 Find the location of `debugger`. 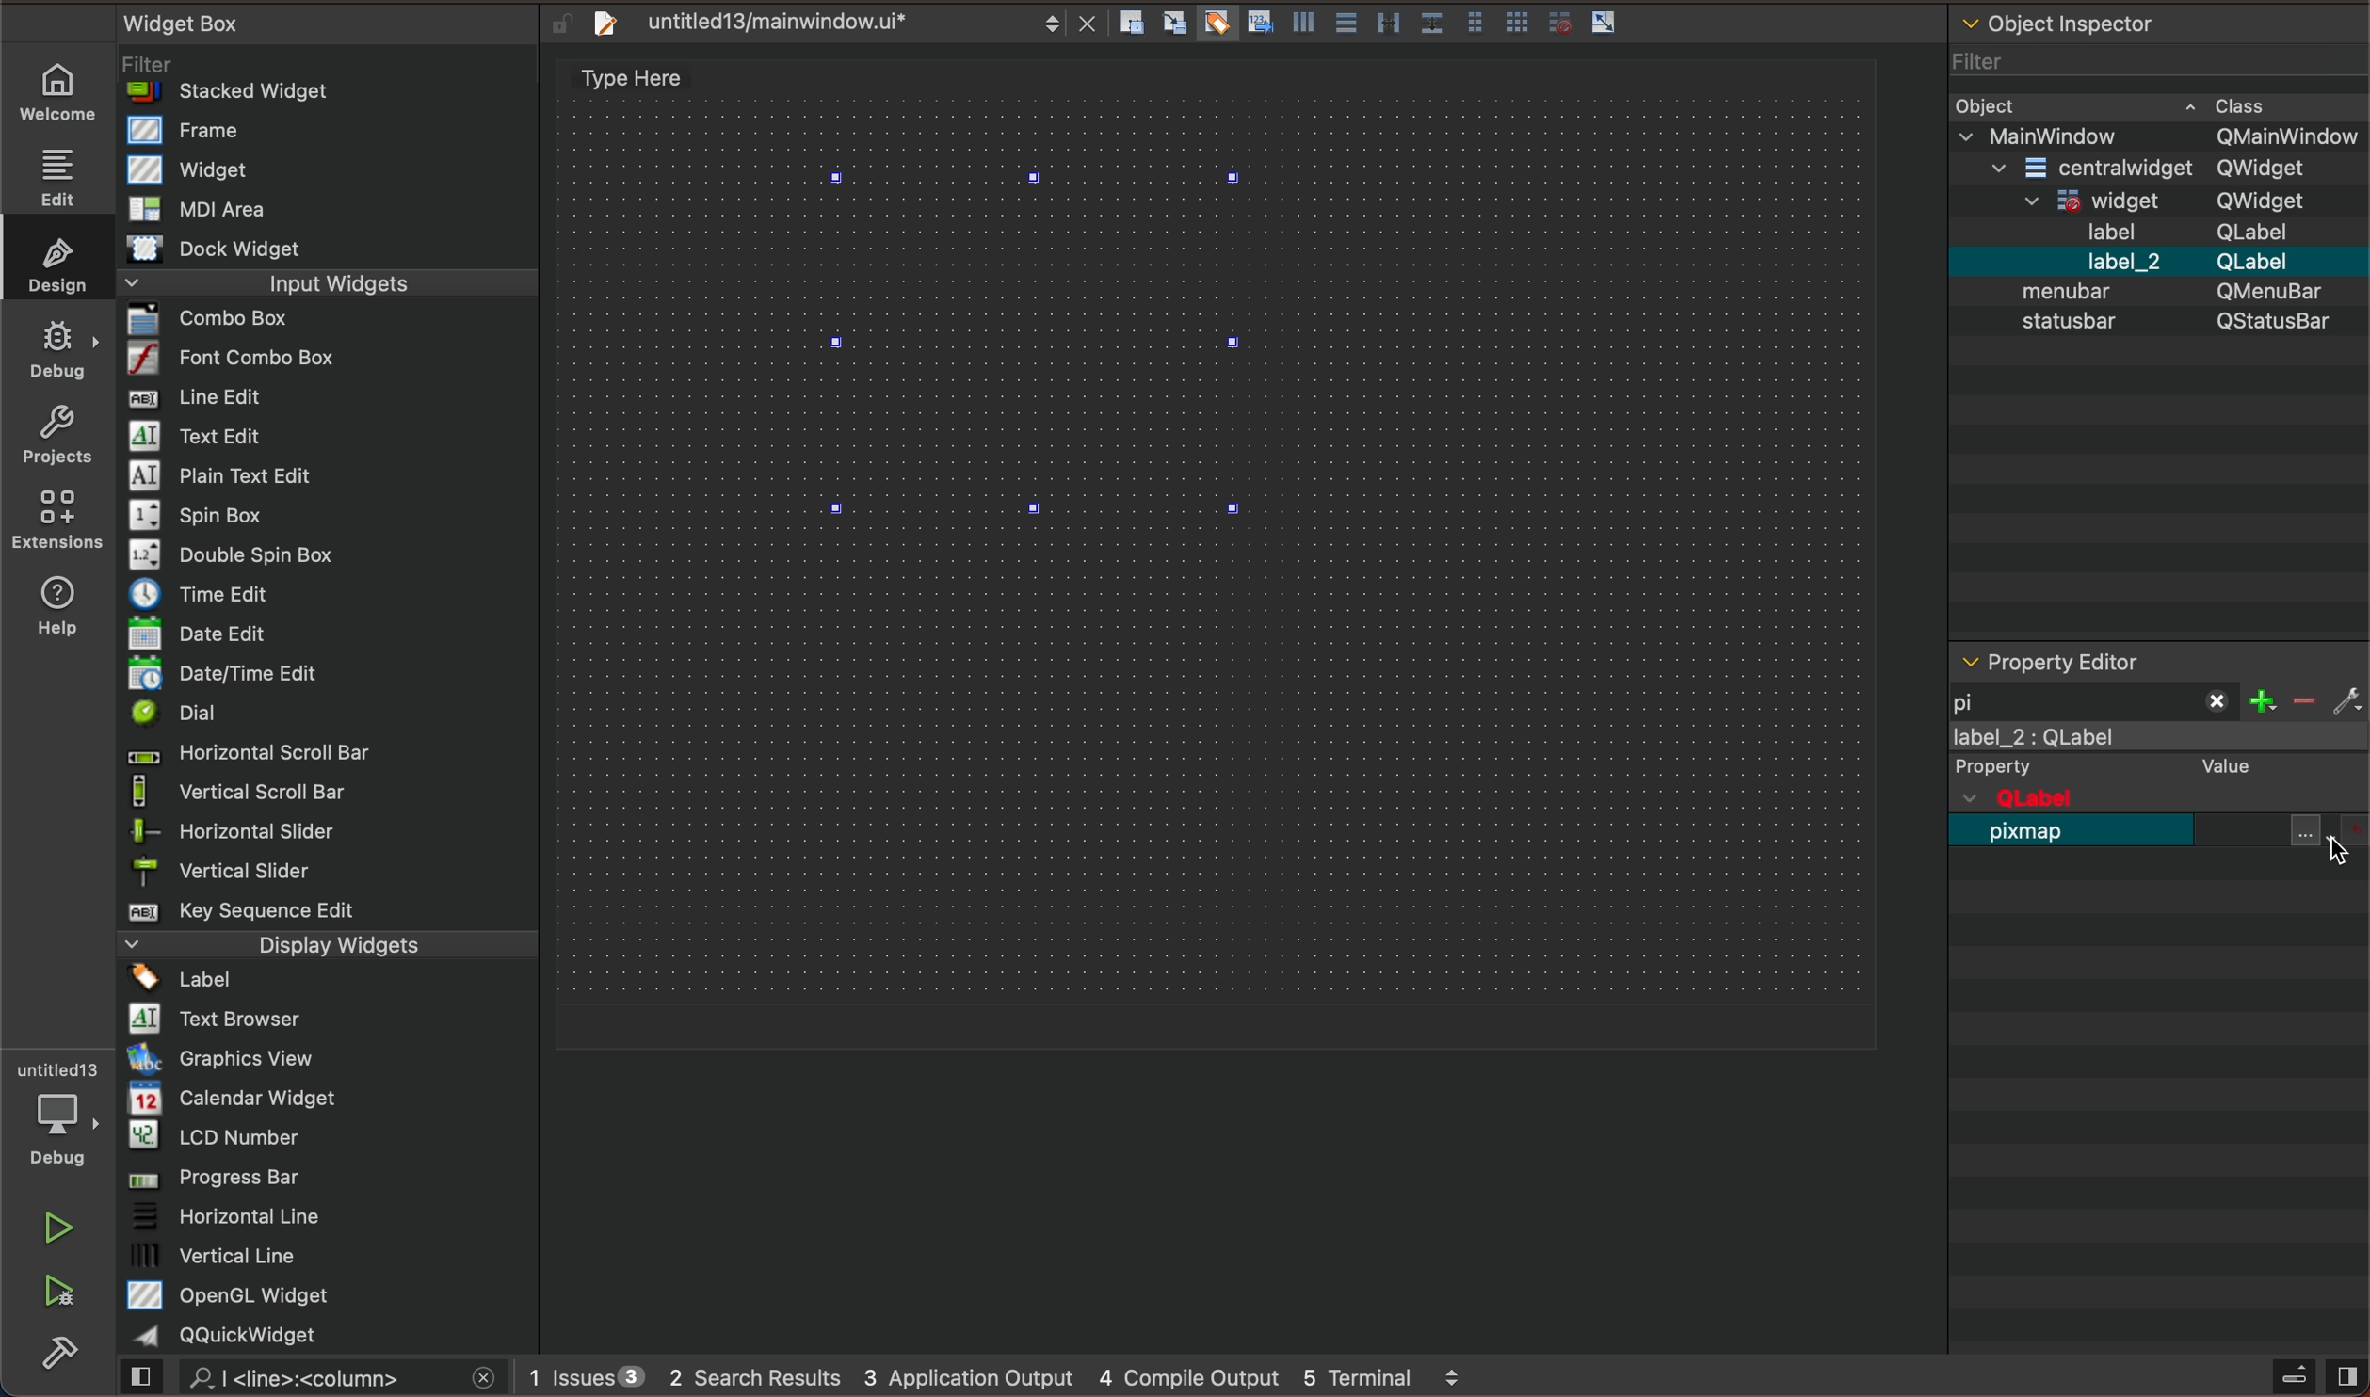

debugger is located at coordinates (56, 1111).